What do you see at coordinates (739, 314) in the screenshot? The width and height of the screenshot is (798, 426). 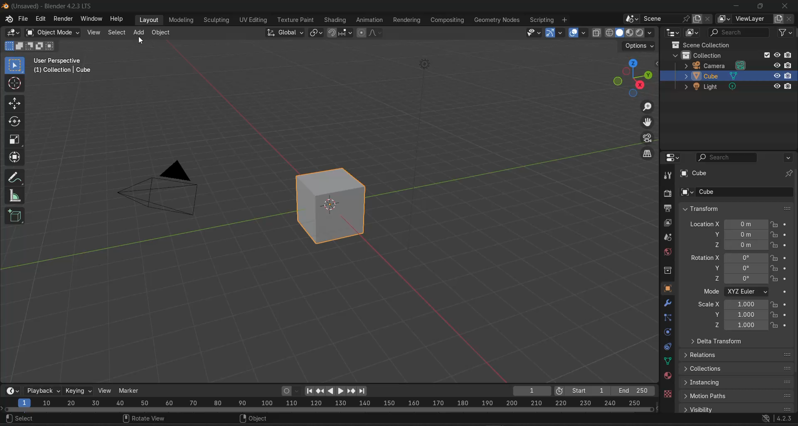 I see `scale y` at bounding box center [739, 314].